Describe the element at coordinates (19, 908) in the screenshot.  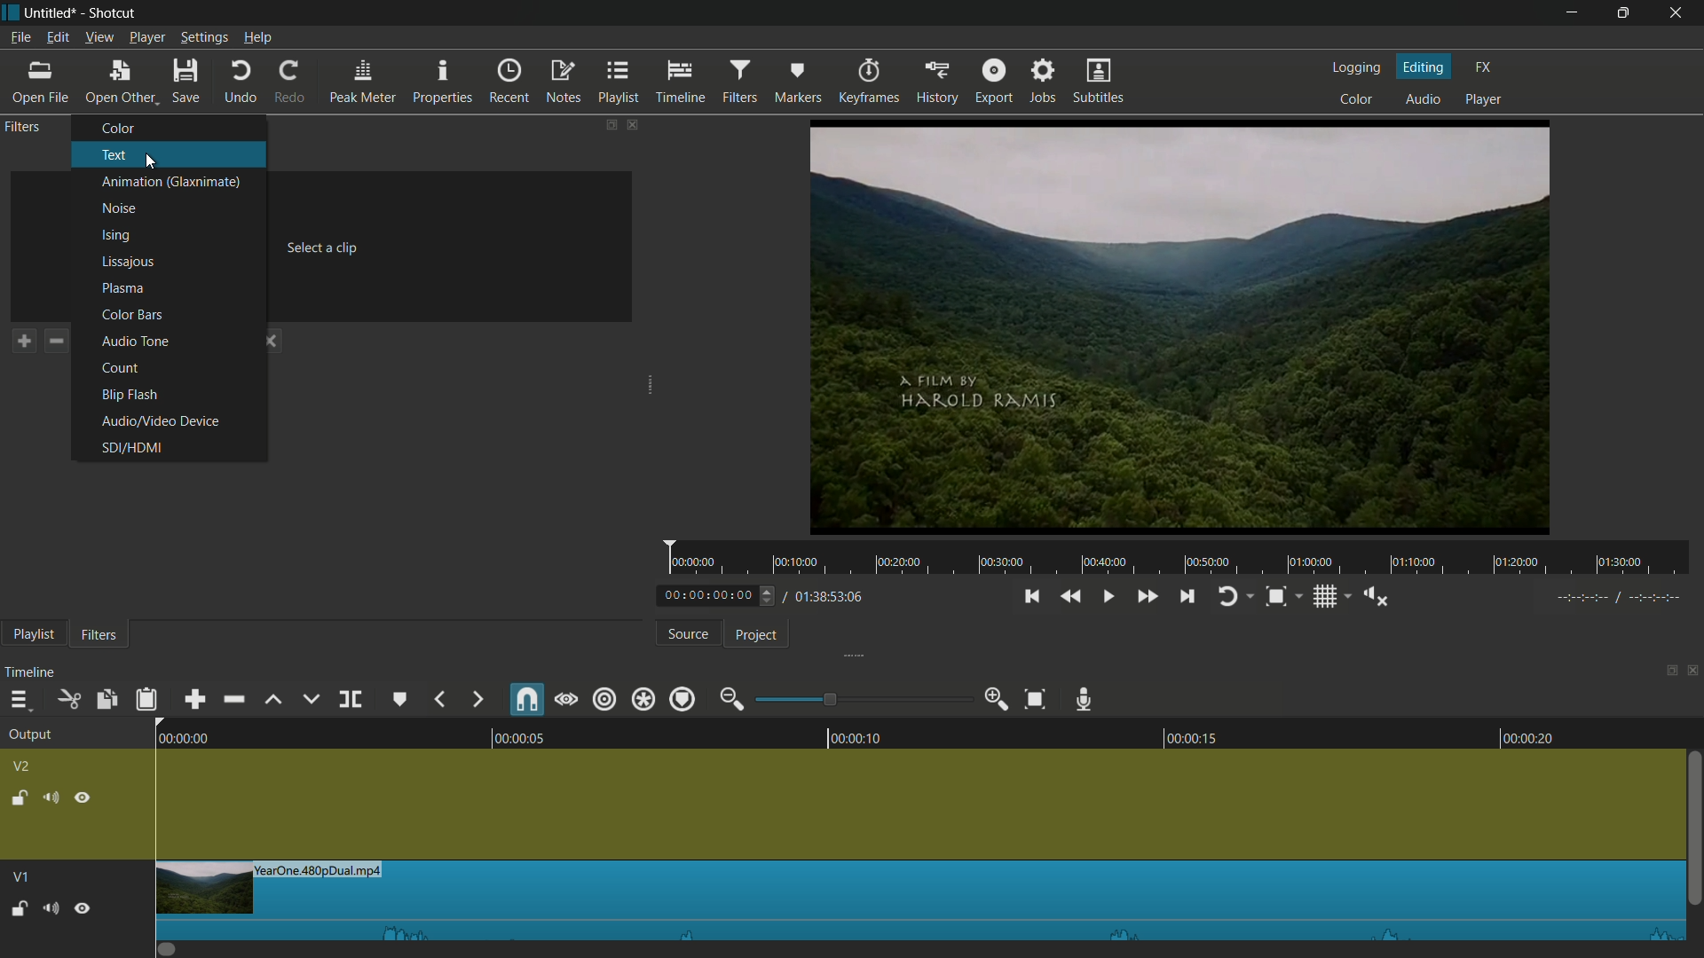
I see `Unlock` at that location.